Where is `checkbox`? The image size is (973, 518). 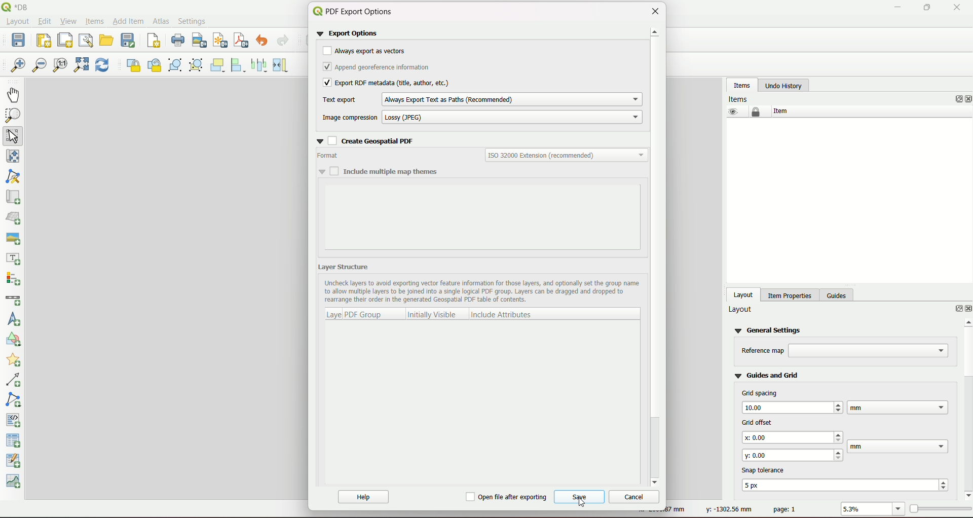
checkbox is located at coordinates (326, 52).